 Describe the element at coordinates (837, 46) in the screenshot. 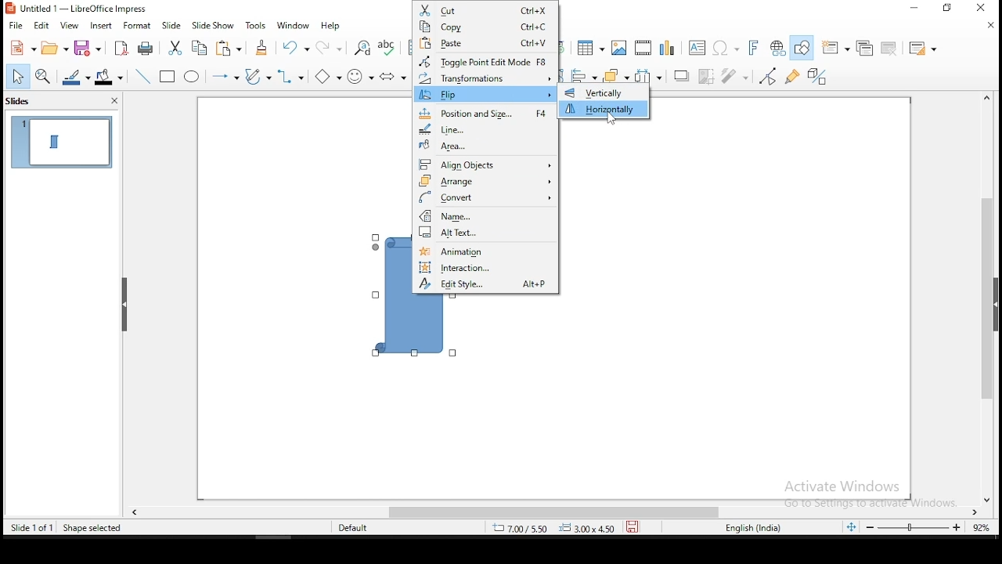

I see `new slide` at that location.